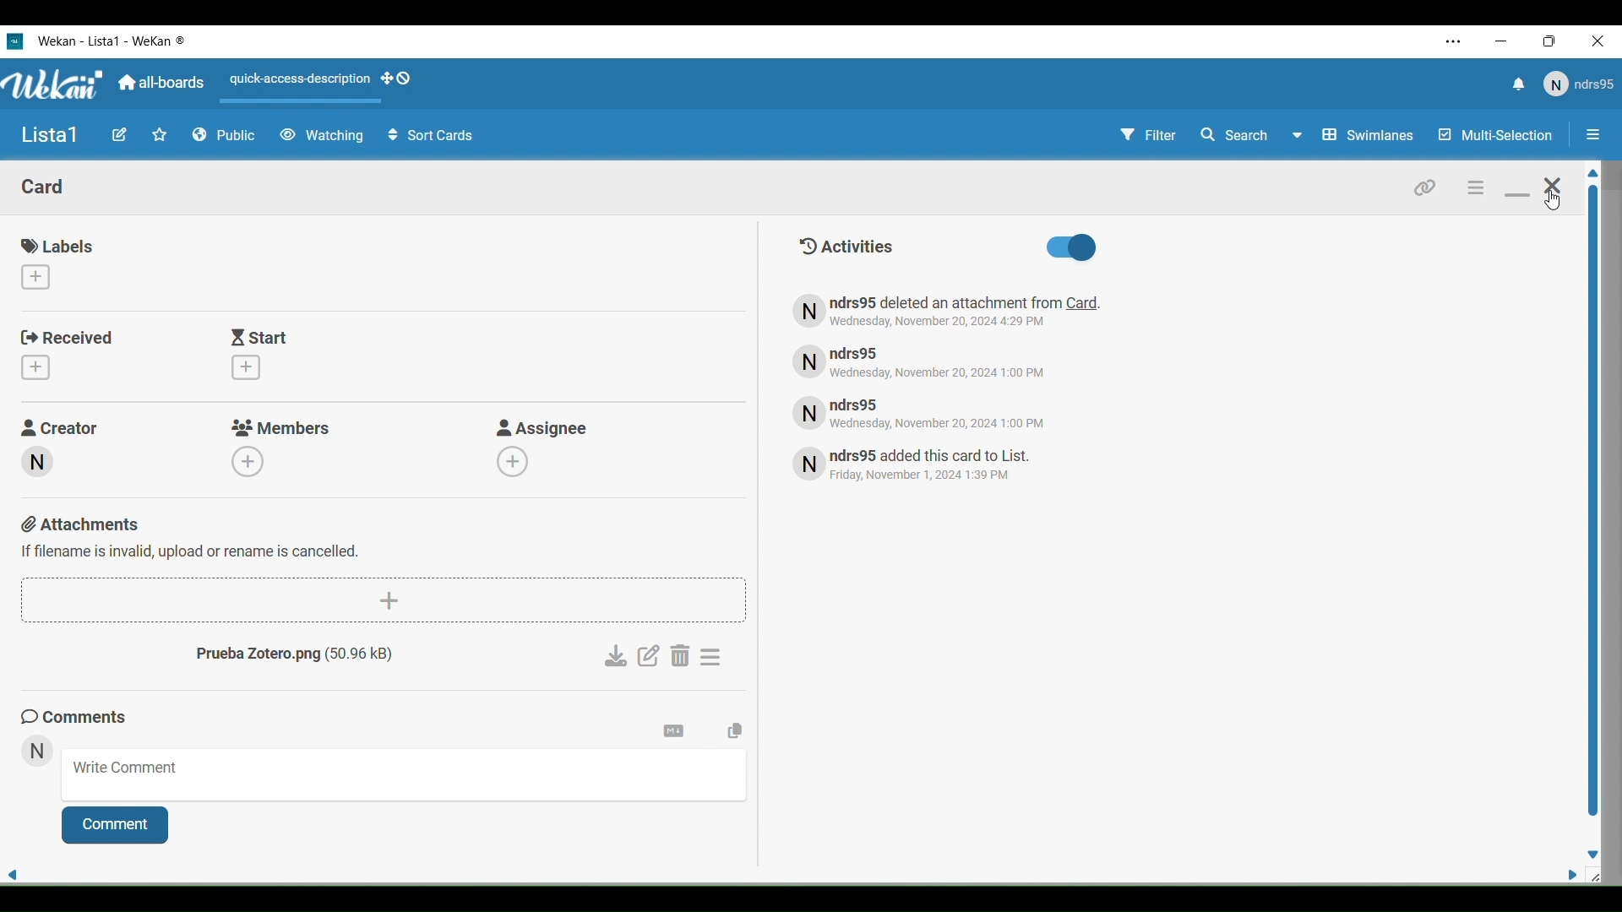  What do you see at coordinates (380, 775) in the screenshot?
I see `Write coment` at bounding box center [380, 775].